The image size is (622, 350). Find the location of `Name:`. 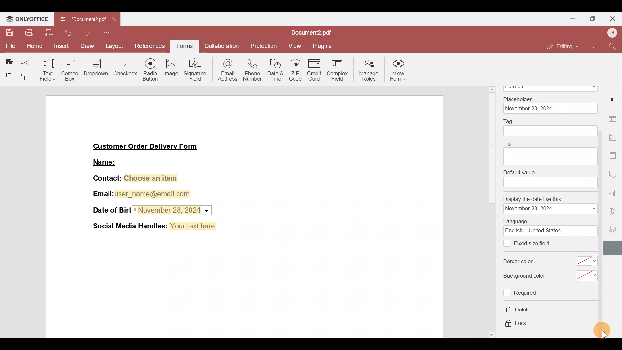

Name: is located at coordinates (106, 161).